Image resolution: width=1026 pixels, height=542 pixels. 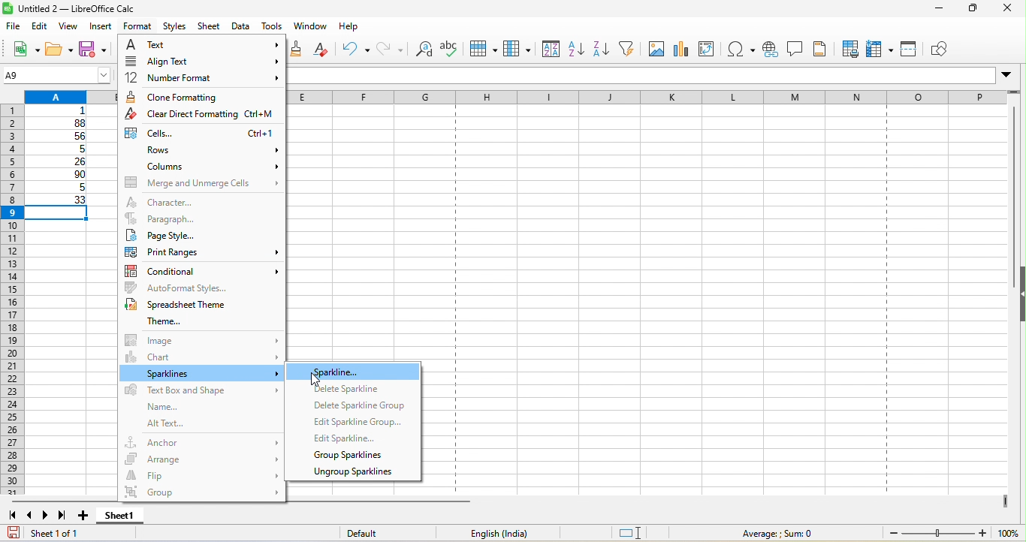 What do you see at coordinates (201, 494) in the screenshot?
I see `group` at bounding box center [201, 494].